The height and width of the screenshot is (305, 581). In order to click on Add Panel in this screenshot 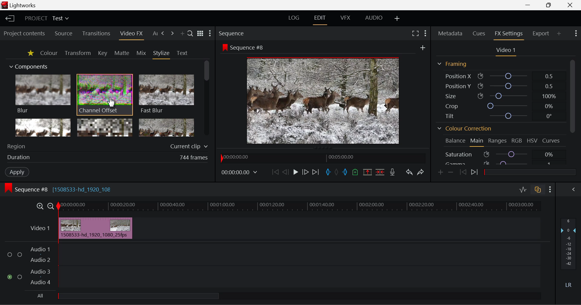, I will do `click(559, 34)`.